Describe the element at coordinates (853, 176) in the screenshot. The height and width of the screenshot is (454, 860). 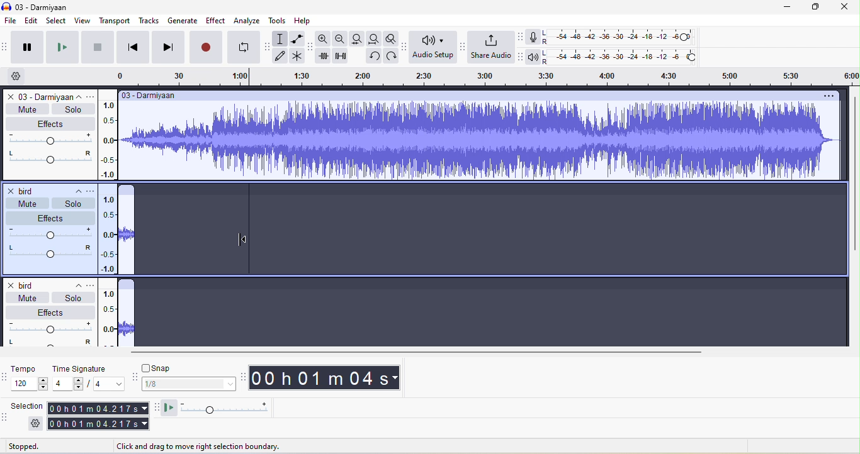
I see `vertical scroll bar` at that location.